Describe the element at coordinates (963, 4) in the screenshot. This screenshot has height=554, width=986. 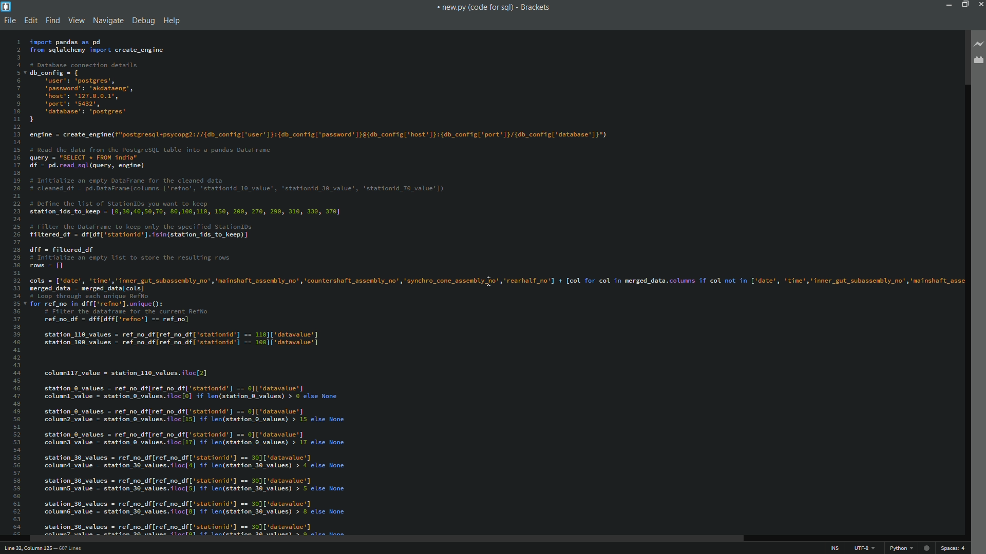
I see `maximize` at that location.